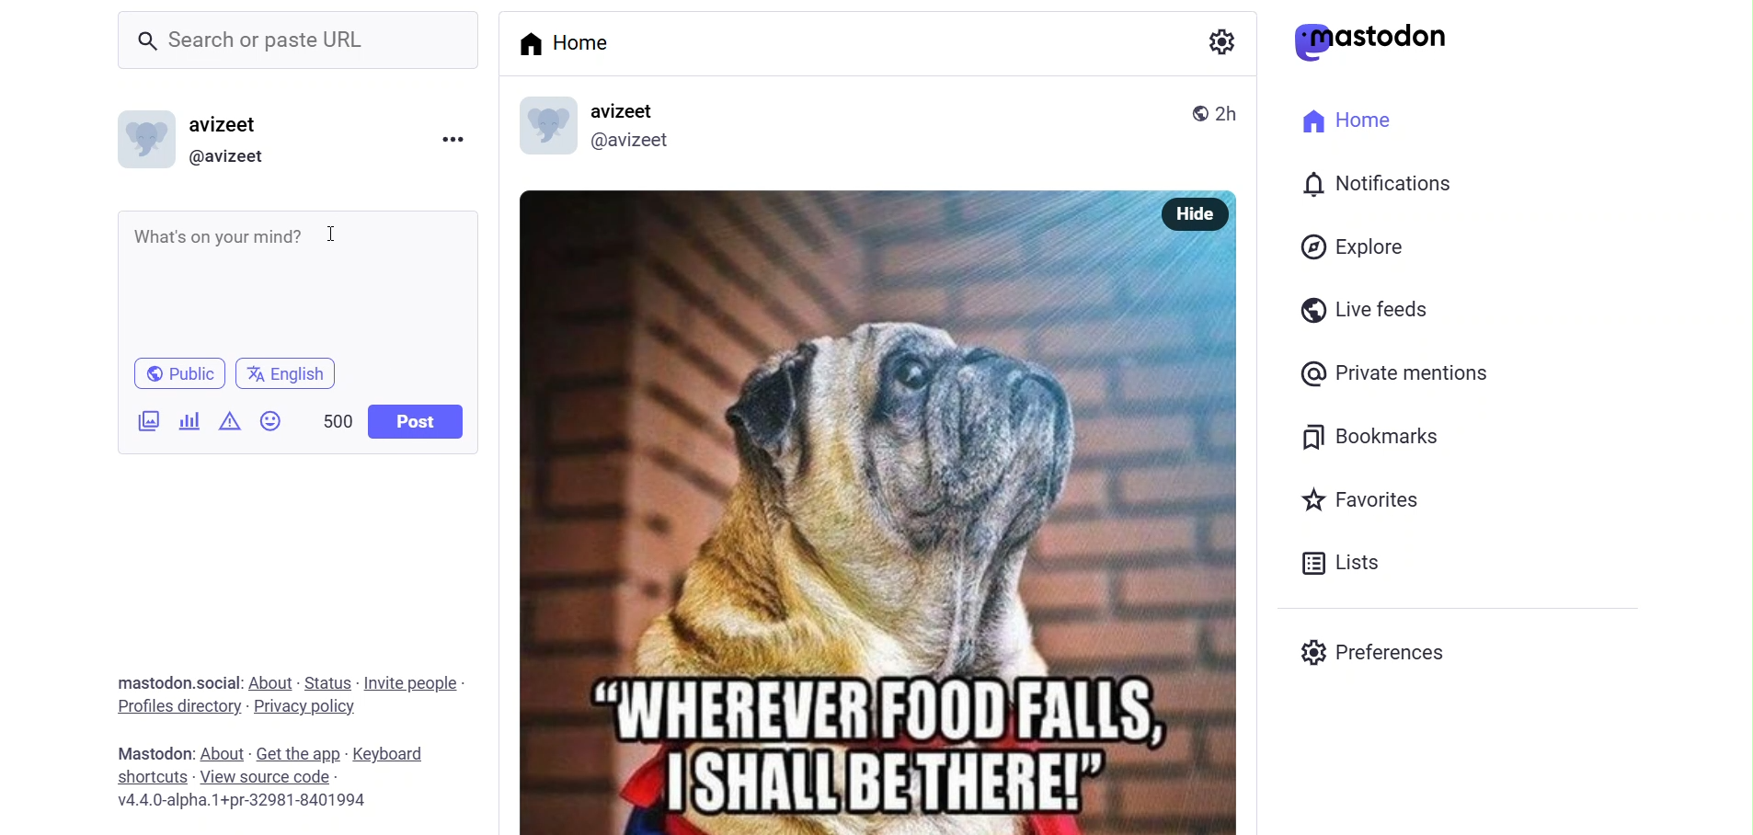 The height and width of the screenshot is (835, 1753). I want to click on version, so click(248, 800).